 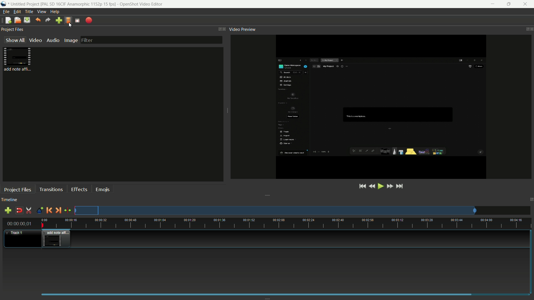 What do you see at coordinates (53, 40) in the screenshot?
I see `audio` at bounding box center [53, 40].